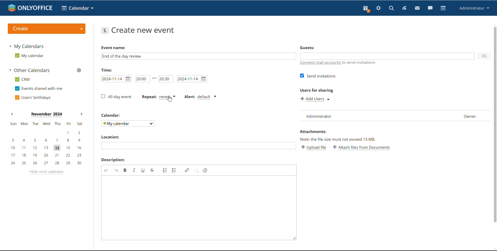  Describe the element at coordinates (474, 8) in the screenshot. I see `profile` at that location.